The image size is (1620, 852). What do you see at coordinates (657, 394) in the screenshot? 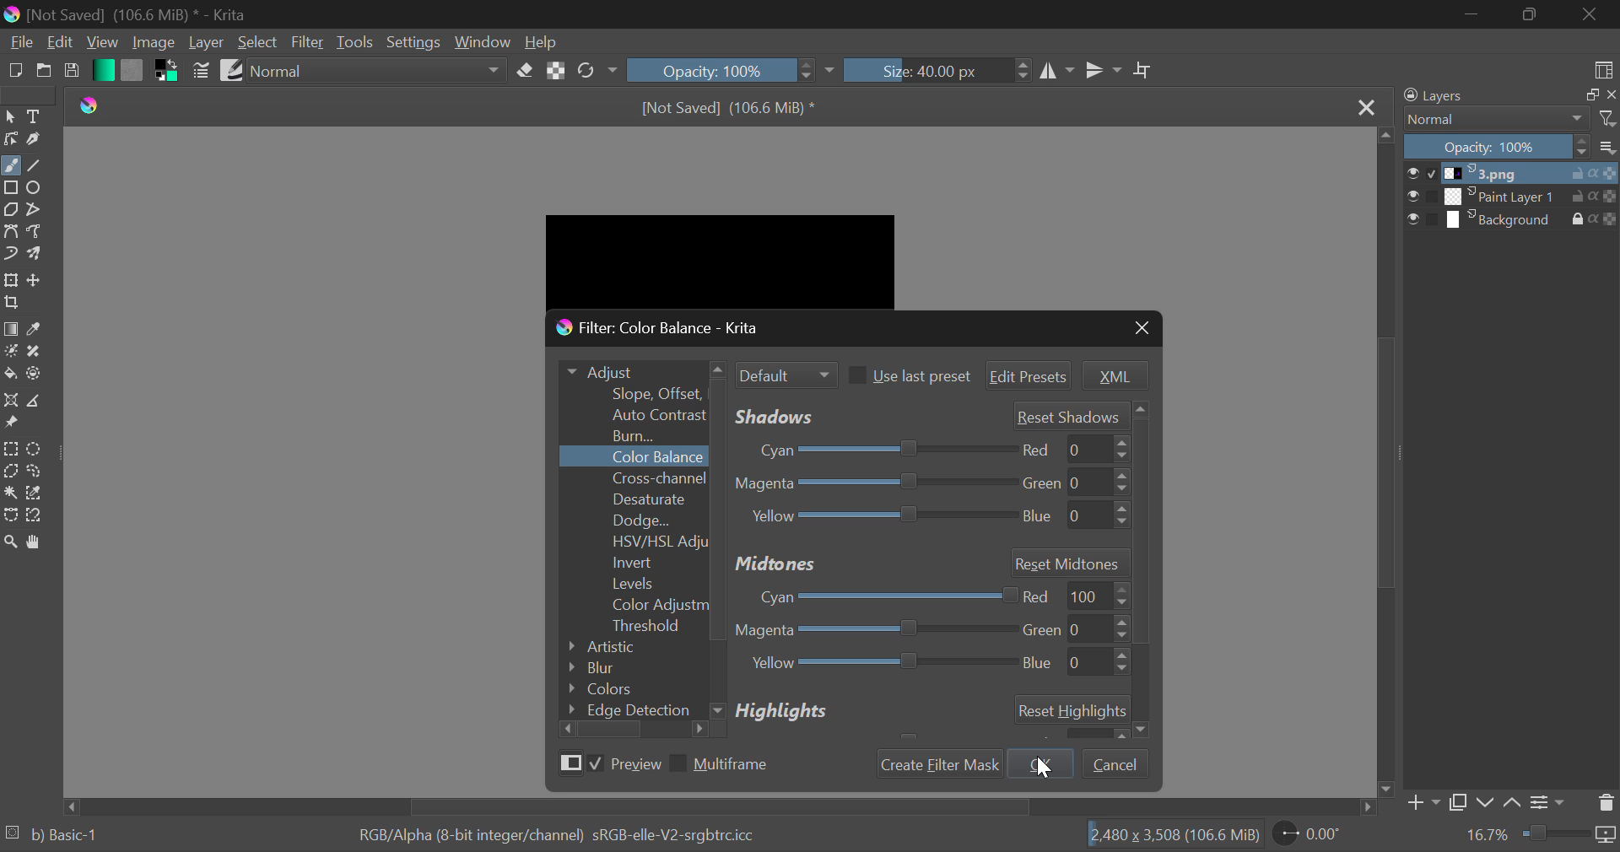
I see `Slope Offset` at bounding box center [657, 394].